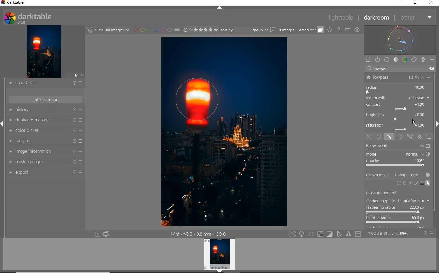 This screenshot has width=439, height=273. Describe the element at coordinates (401, 39) in the screenshot. I see `WAVEFORM` at that location.